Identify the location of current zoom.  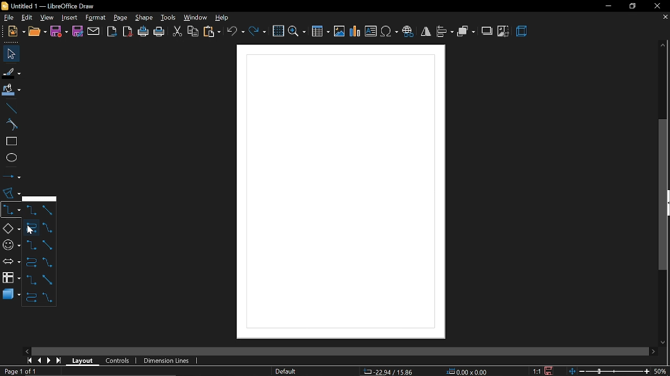
(662, 371).